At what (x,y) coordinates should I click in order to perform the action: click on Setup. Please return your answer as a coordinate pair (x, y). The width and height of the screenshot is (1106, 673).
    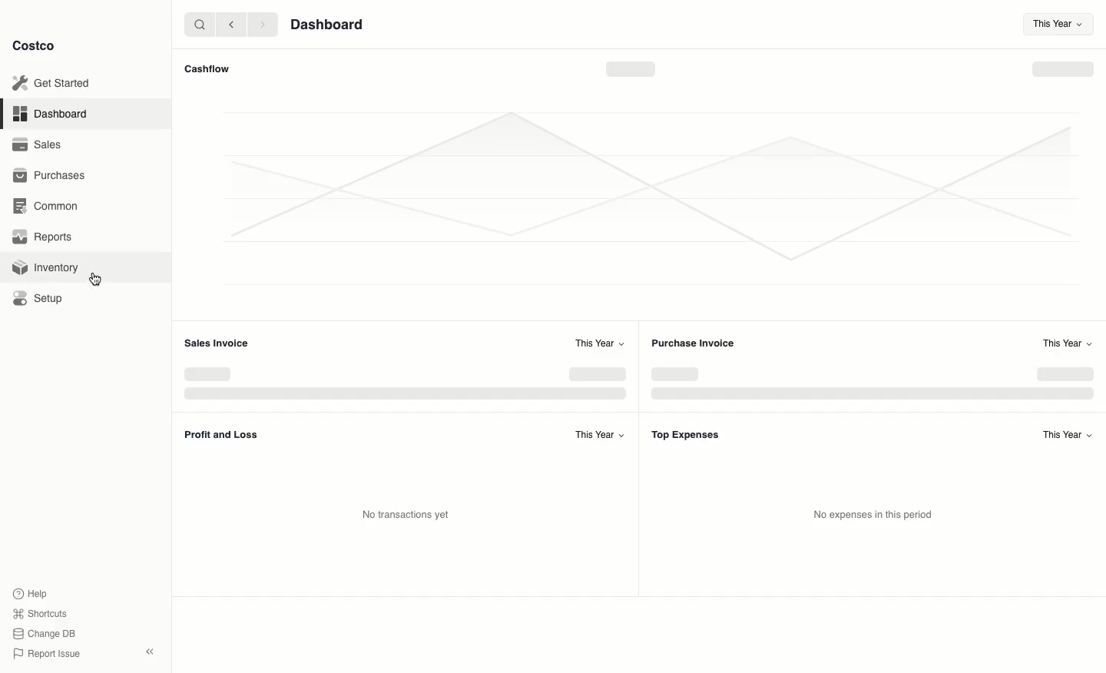
    Looking at the image, I should click on (42, 298).